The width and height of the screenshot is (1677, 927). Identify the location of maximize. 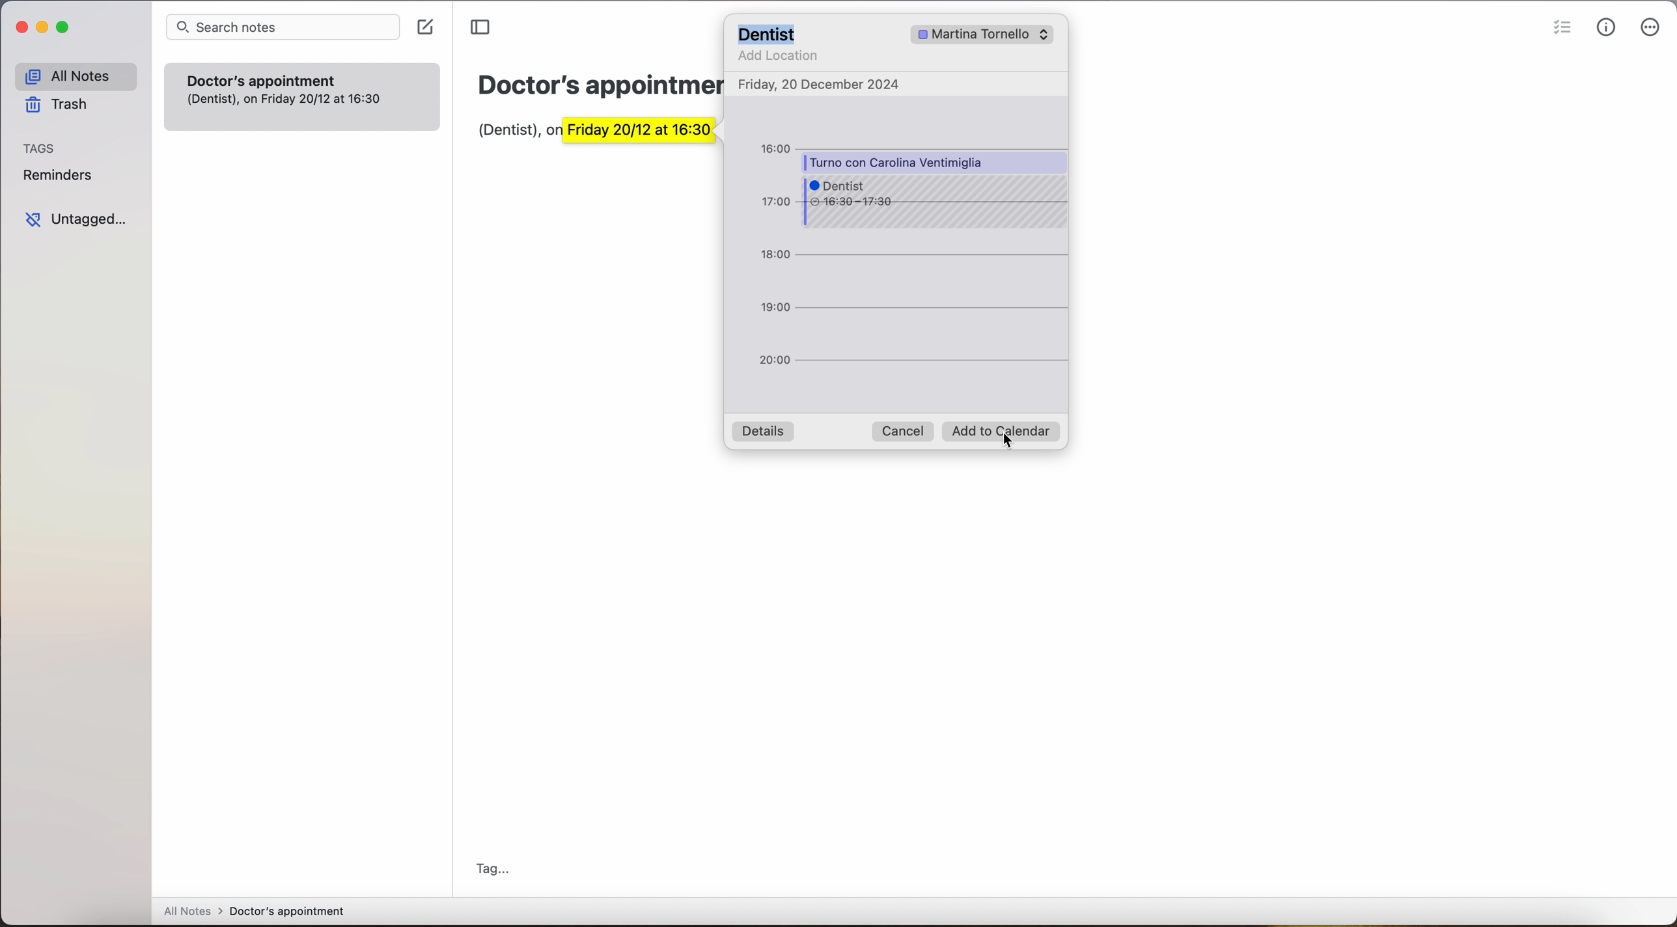
(66, 28).